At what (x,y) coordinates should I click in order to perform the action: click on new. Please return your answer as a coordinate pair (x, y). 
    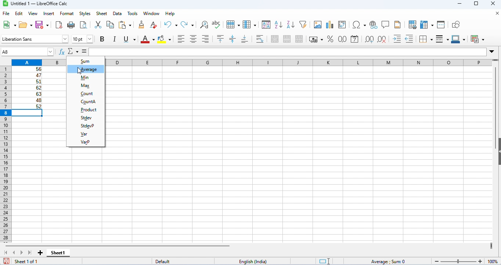
    Looking at the image, I should click on (7, 25).